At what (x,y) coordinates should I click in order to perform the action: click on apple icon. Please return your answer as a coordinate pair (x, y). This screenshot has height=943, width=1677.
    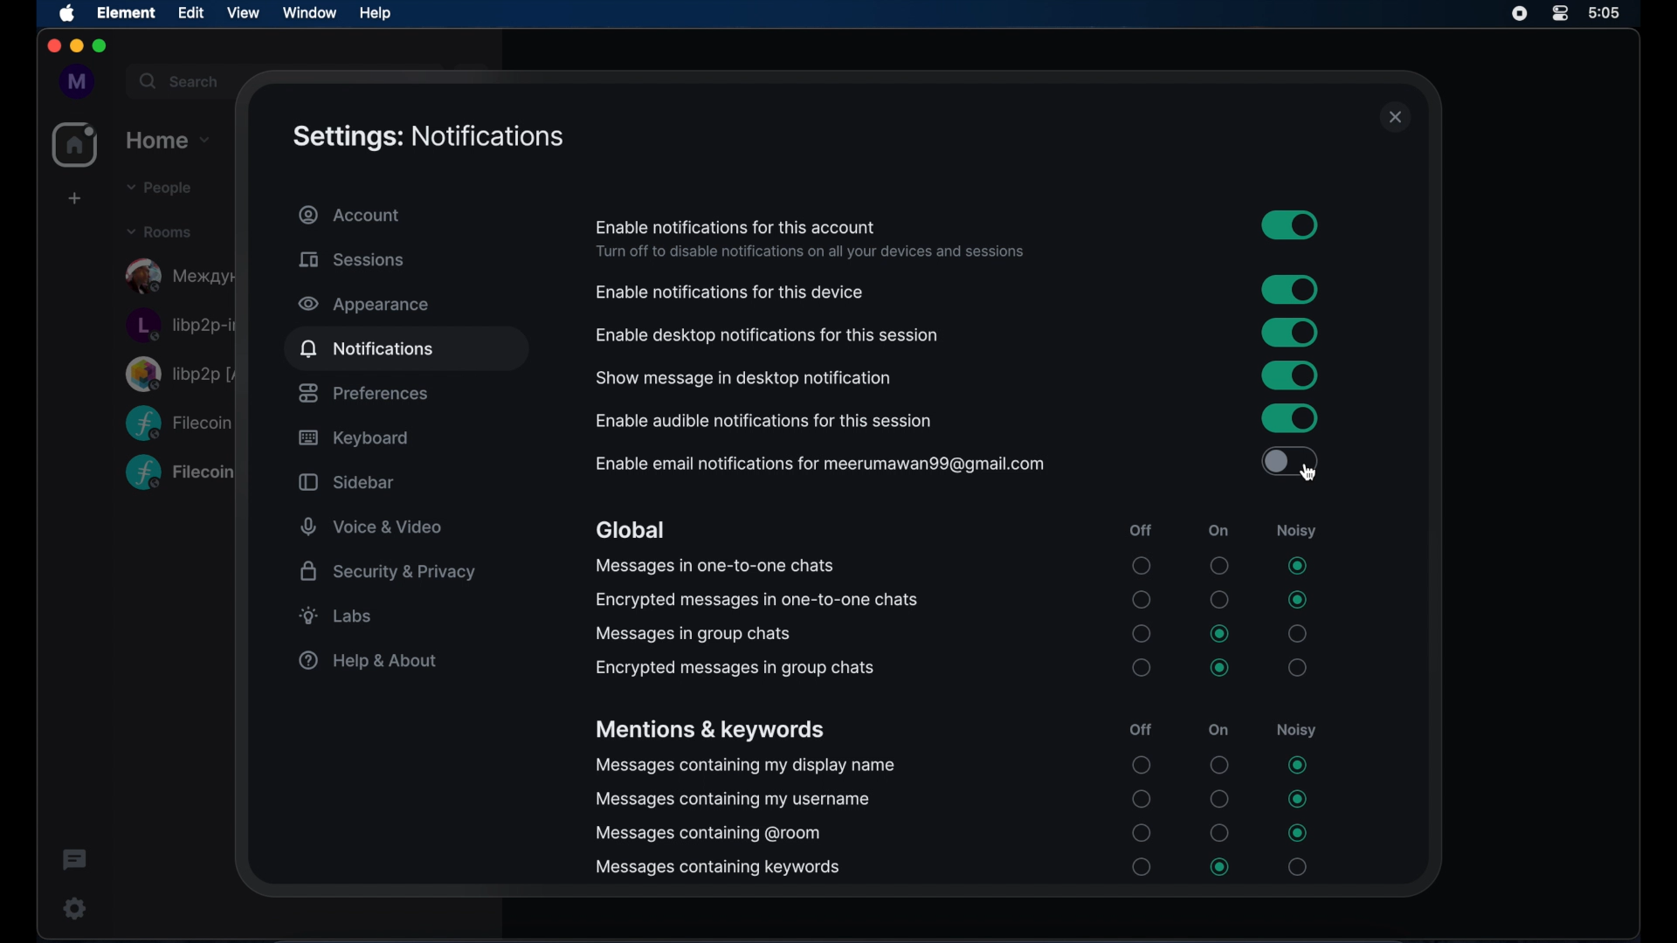
    Looking at the image, I should click on (68, 14).